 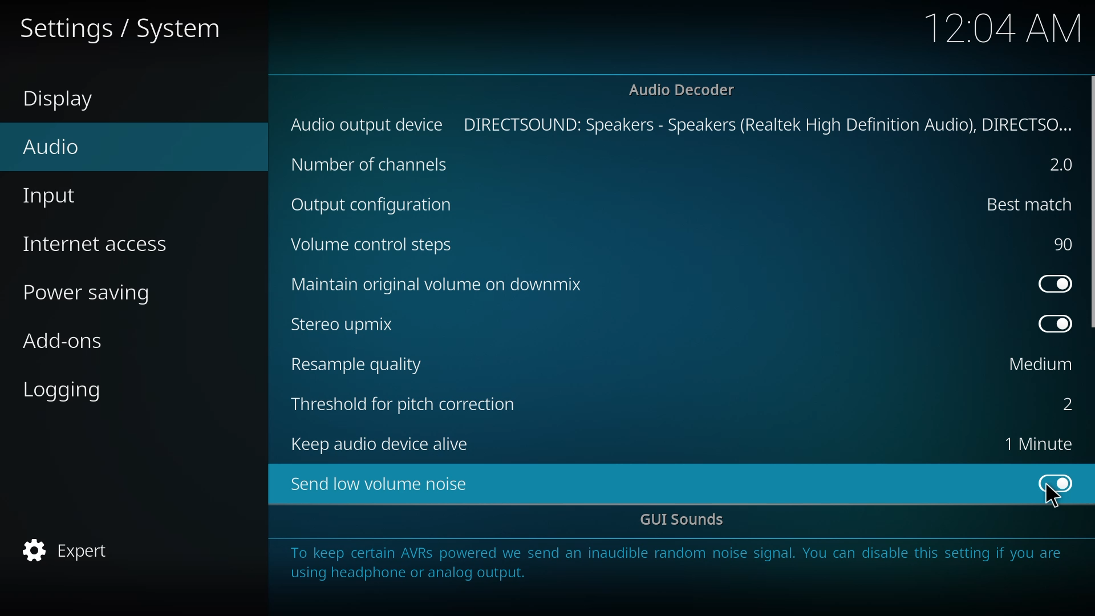 What do you see at coordinates (387, 445) in the screenshot?
I see `keep audio device alive` at bounding box center [387, 445].